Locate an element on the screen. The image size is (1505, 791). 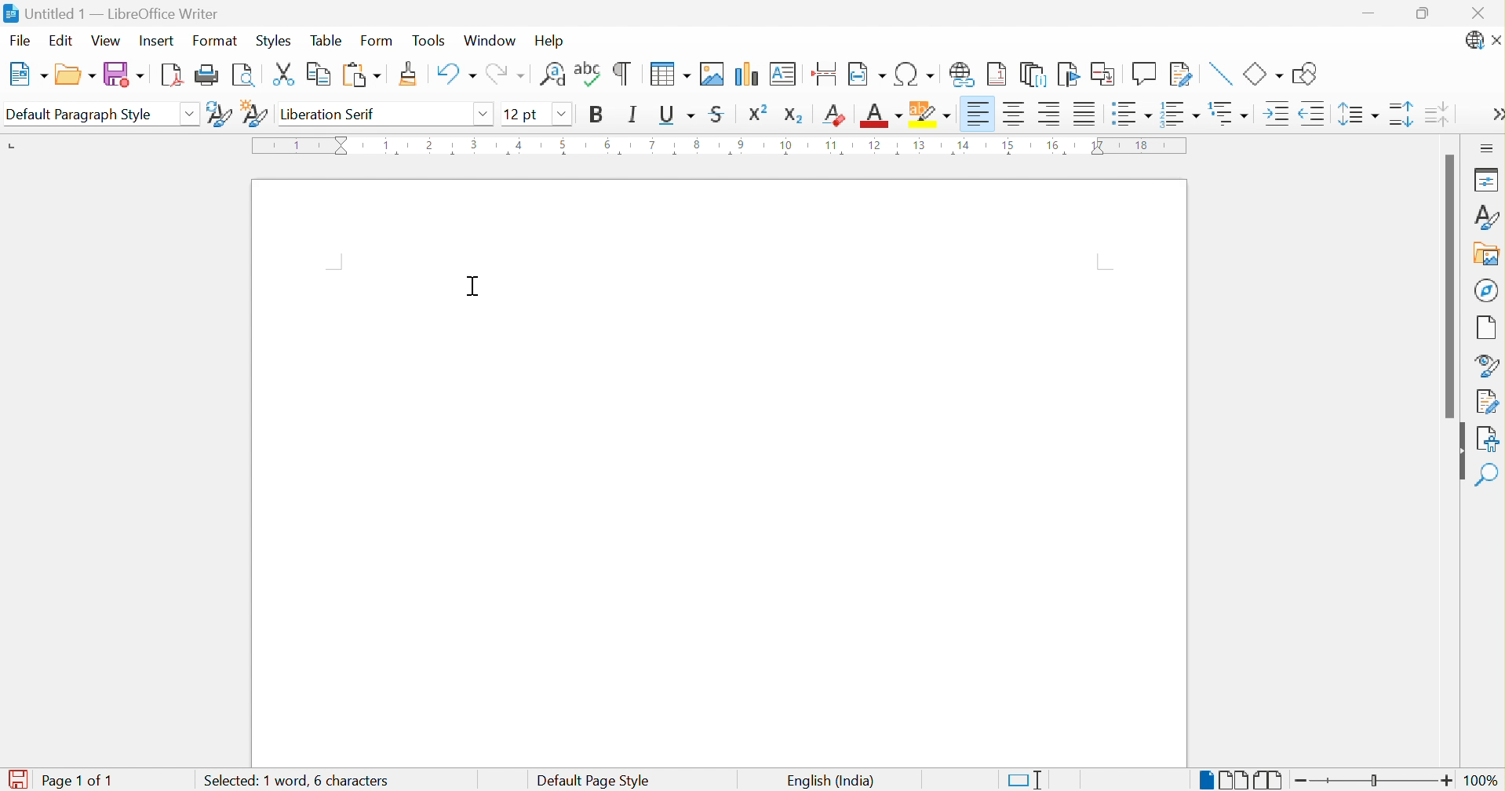
Multiple-page view is located at coordinates (1234, 780).